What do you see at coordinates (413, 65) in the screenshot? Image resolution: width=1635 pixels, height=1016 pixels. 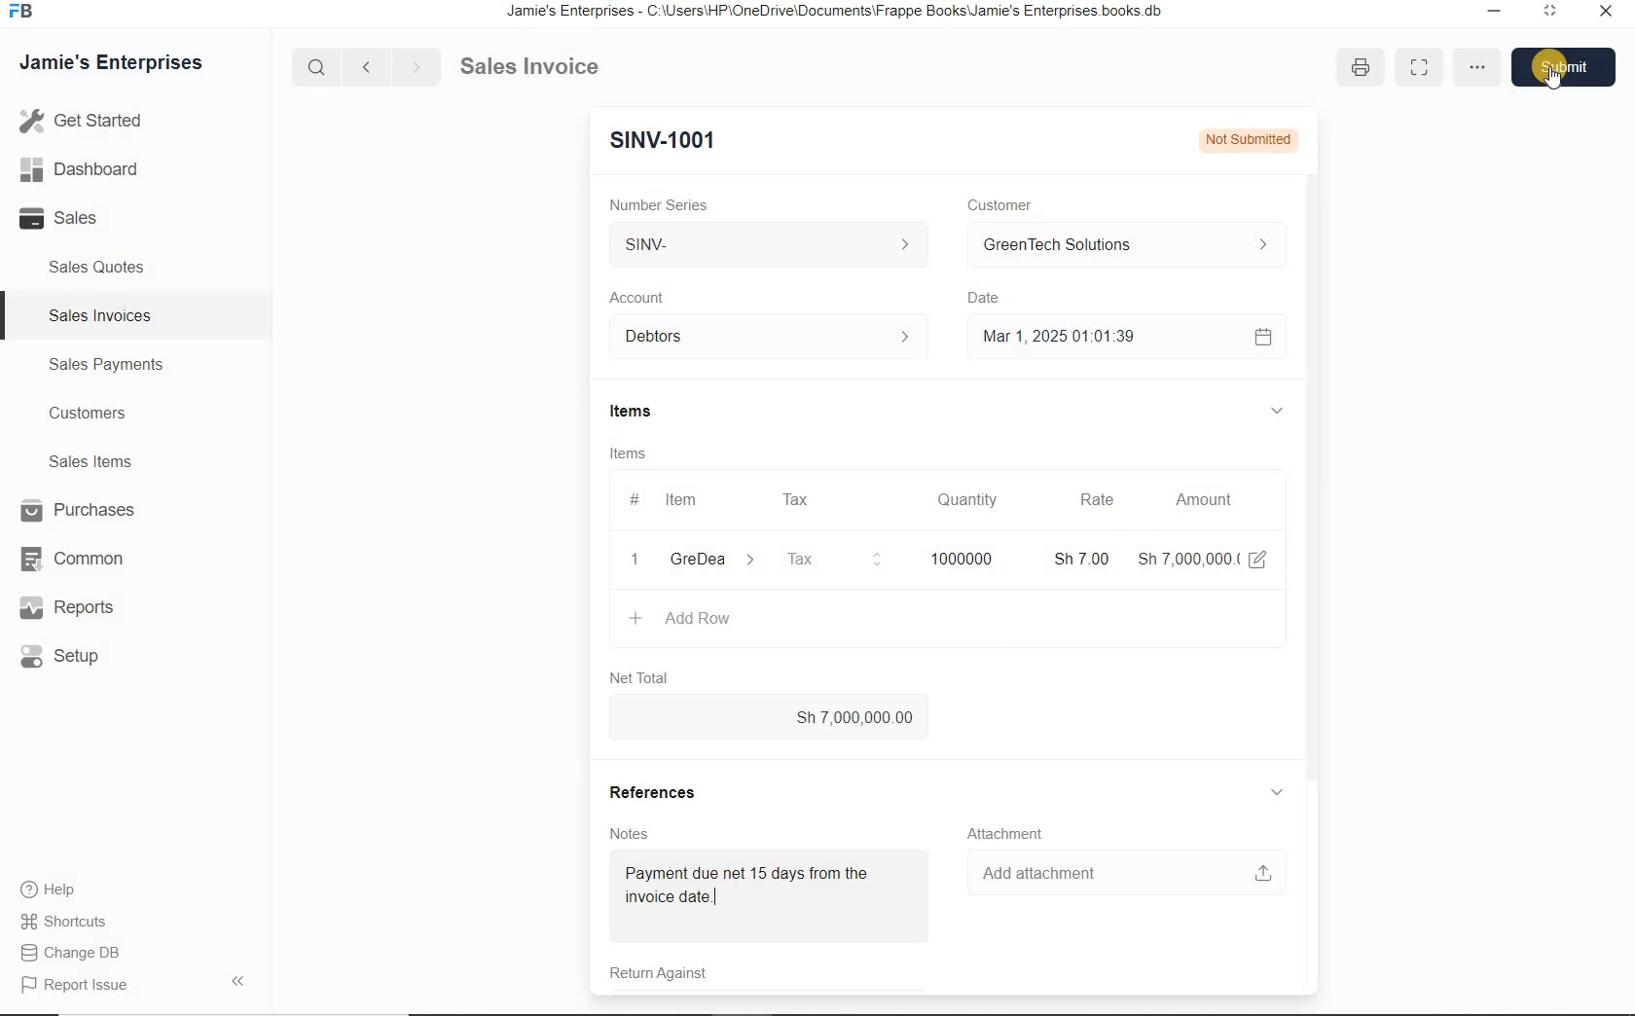 I see `next page` at bounding box center [413, 65].